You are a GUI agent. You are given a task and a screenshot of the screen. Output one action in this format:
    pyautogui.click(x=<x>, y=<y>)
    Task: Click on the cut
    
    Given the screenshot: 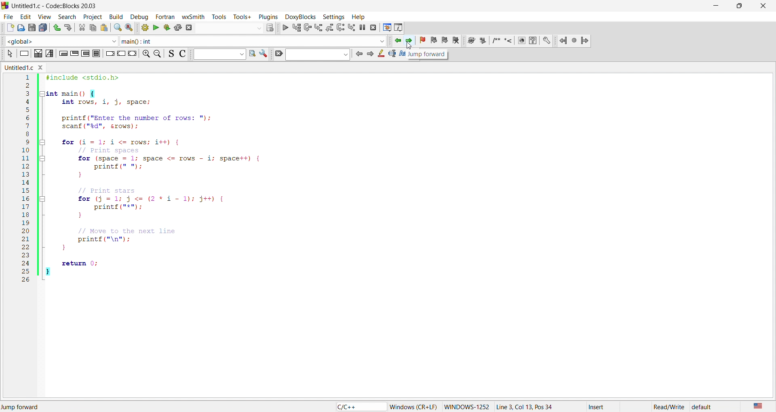 What is the action you would take?
    pyautogui.click(x=81, y=27)
    